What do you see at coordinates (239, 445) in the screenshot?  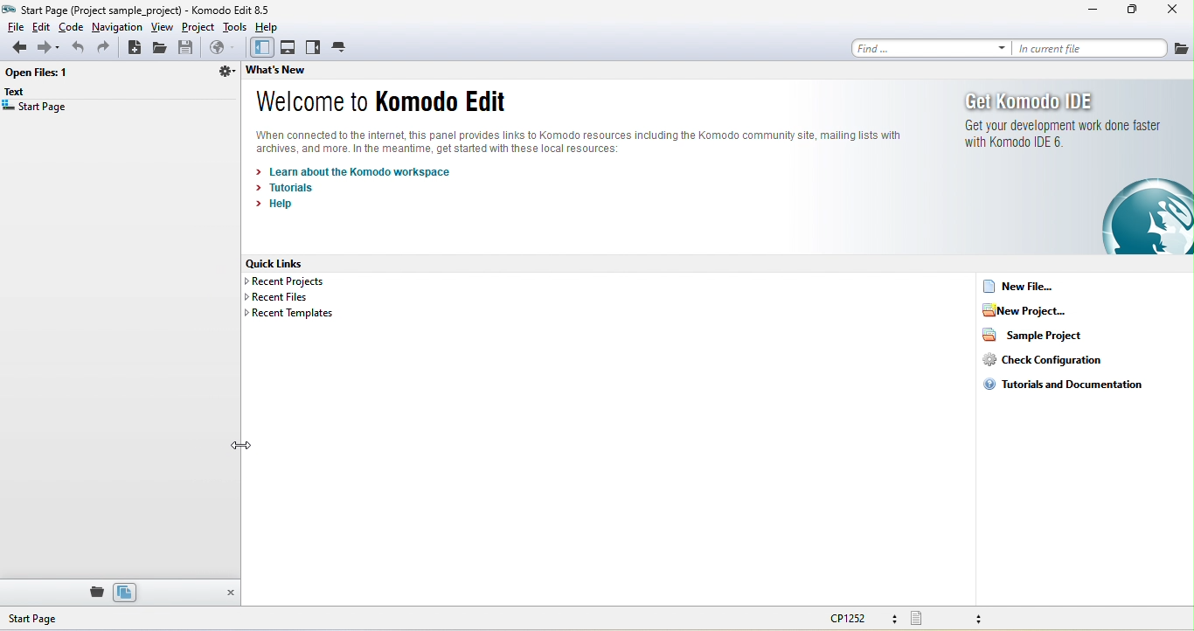 I see `cursor movement` at bounding box center [239, 445].